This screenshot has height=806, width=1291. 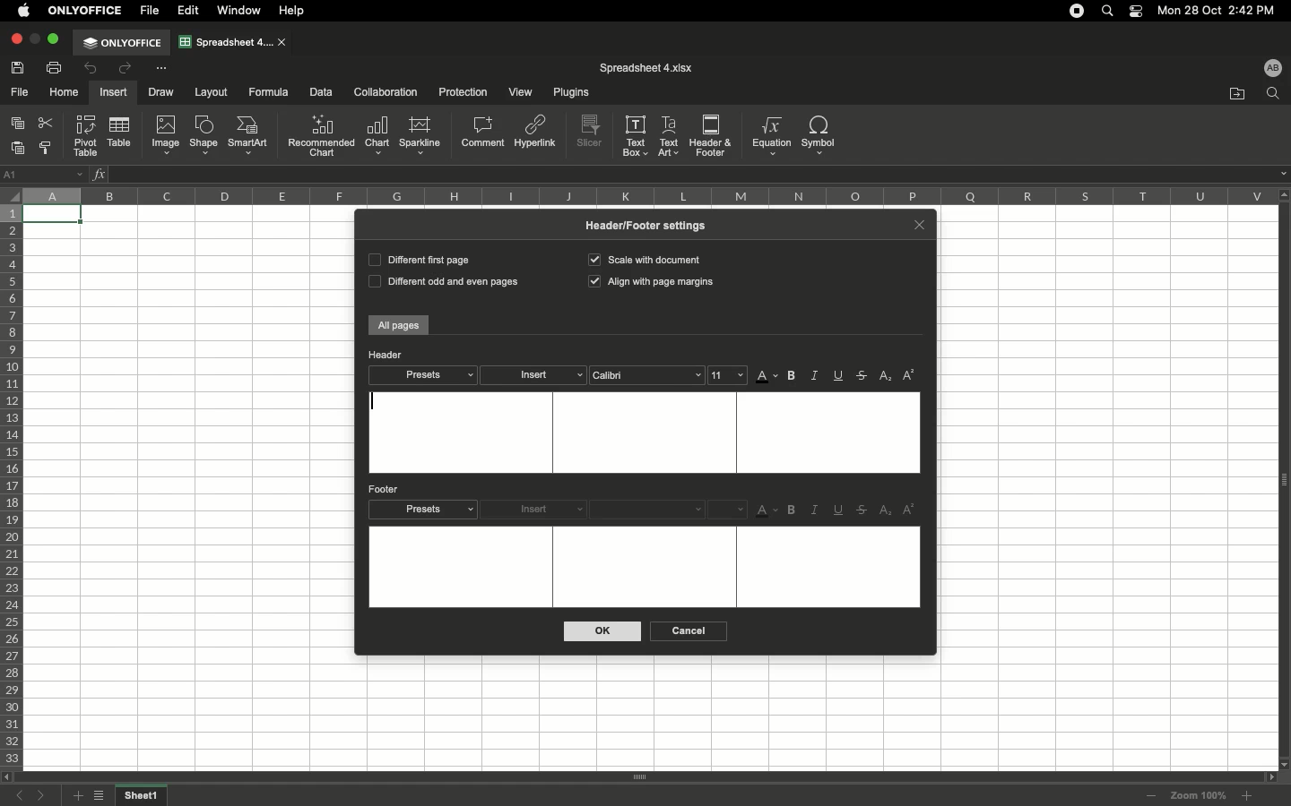 What do you see at coordinates (152, 11) in the screenshot?
I see `File` at bounding box center [152, 11].